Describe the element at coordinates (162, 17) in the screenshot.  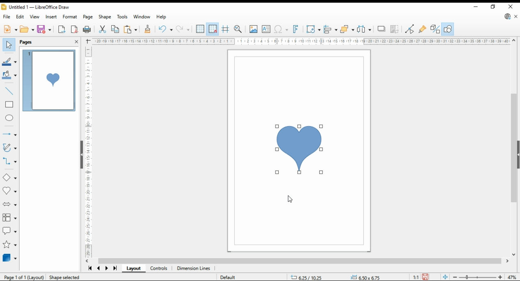
I see `help` at that location.